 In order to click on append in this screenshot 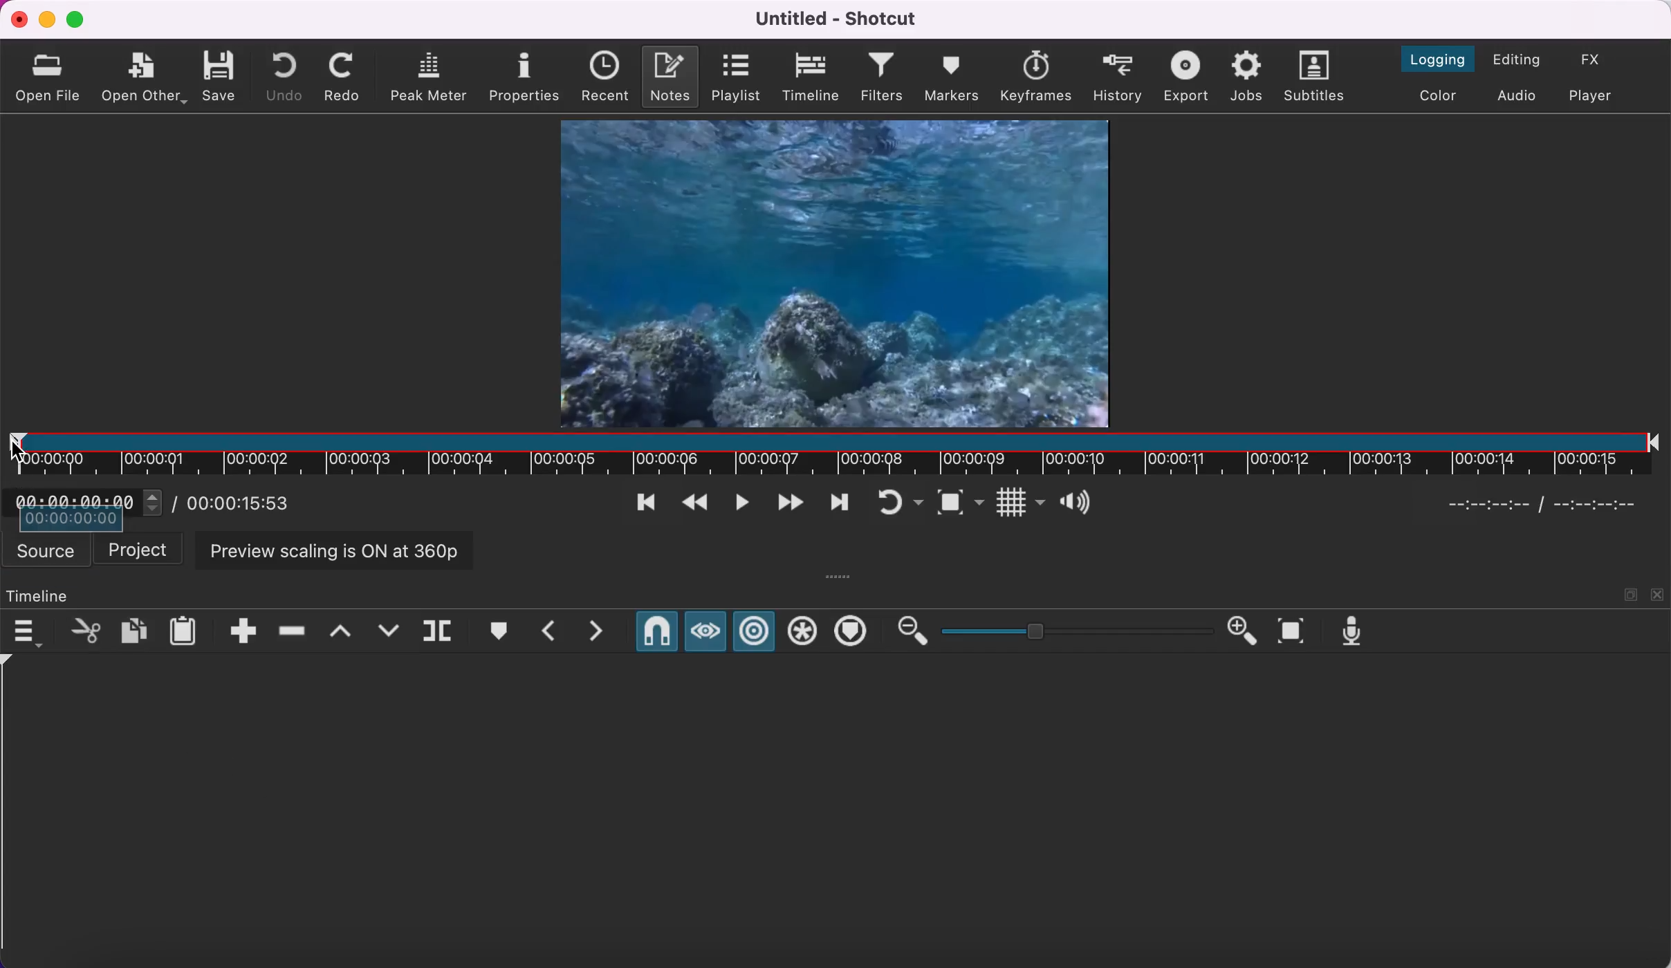, I will do `click(242, 630)`.